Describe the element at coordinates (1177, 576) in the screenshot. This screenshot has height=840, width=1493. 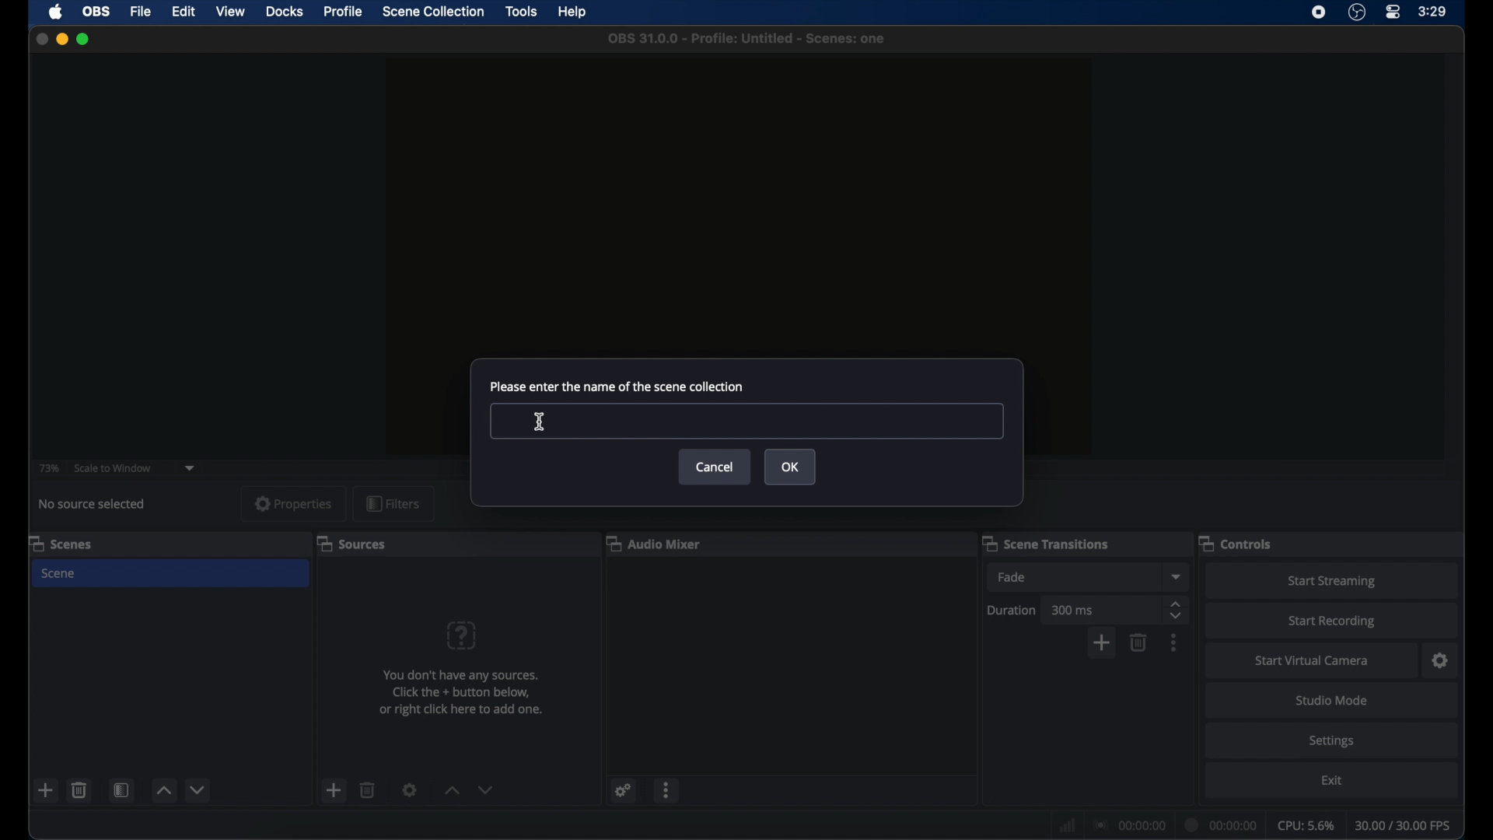
I see `dropdown menu` at that location.